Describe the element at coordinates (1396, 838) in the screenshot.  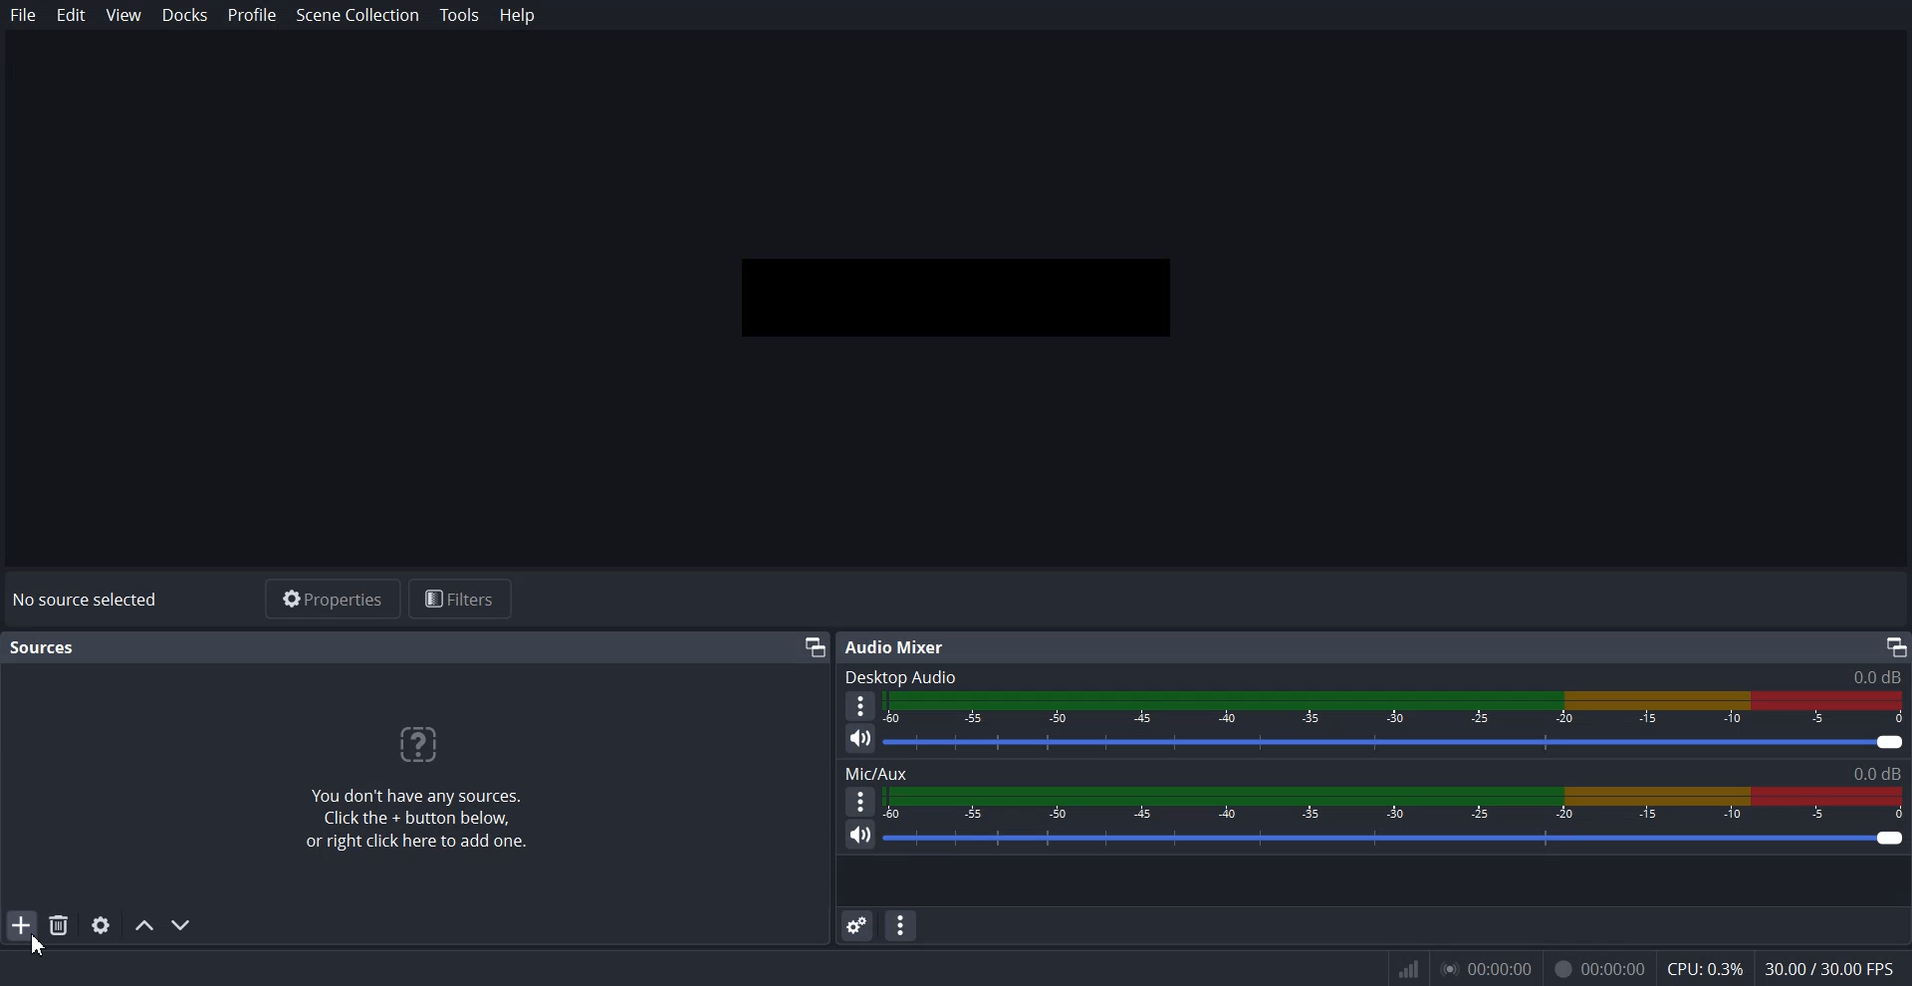
I see `Volume level adjuster` at that location.